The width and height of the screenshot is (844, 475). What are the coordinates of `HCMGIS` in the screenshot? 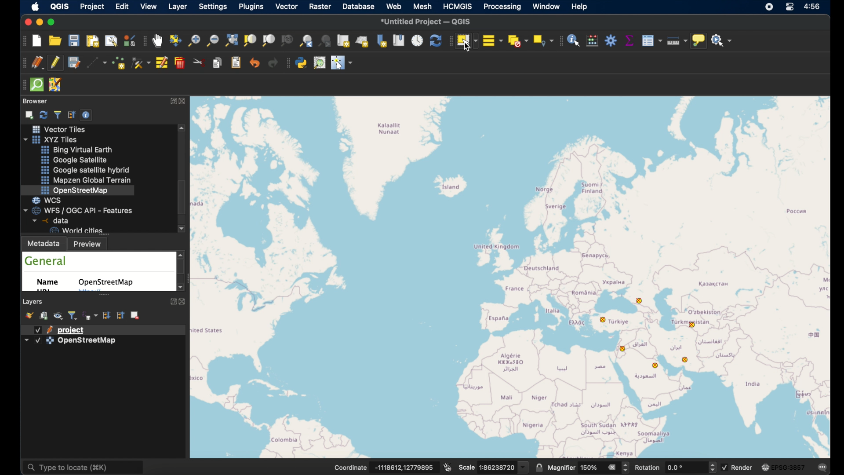 It's located at (458, 6).